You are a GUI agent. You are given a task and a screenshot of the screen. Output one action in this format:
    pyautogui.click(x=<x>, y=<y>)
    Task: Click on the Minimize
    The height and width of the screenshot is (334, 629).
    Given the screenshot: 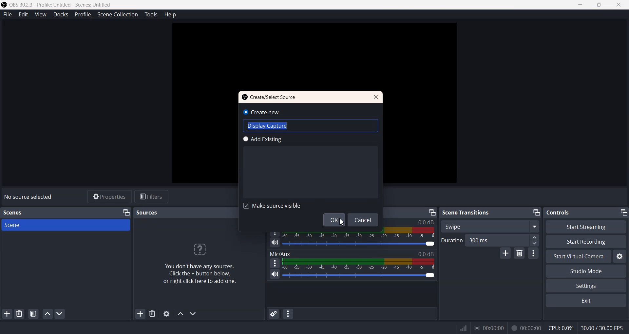 What is the action you would take?
    pyautogui.click(x=535, y=213)
    